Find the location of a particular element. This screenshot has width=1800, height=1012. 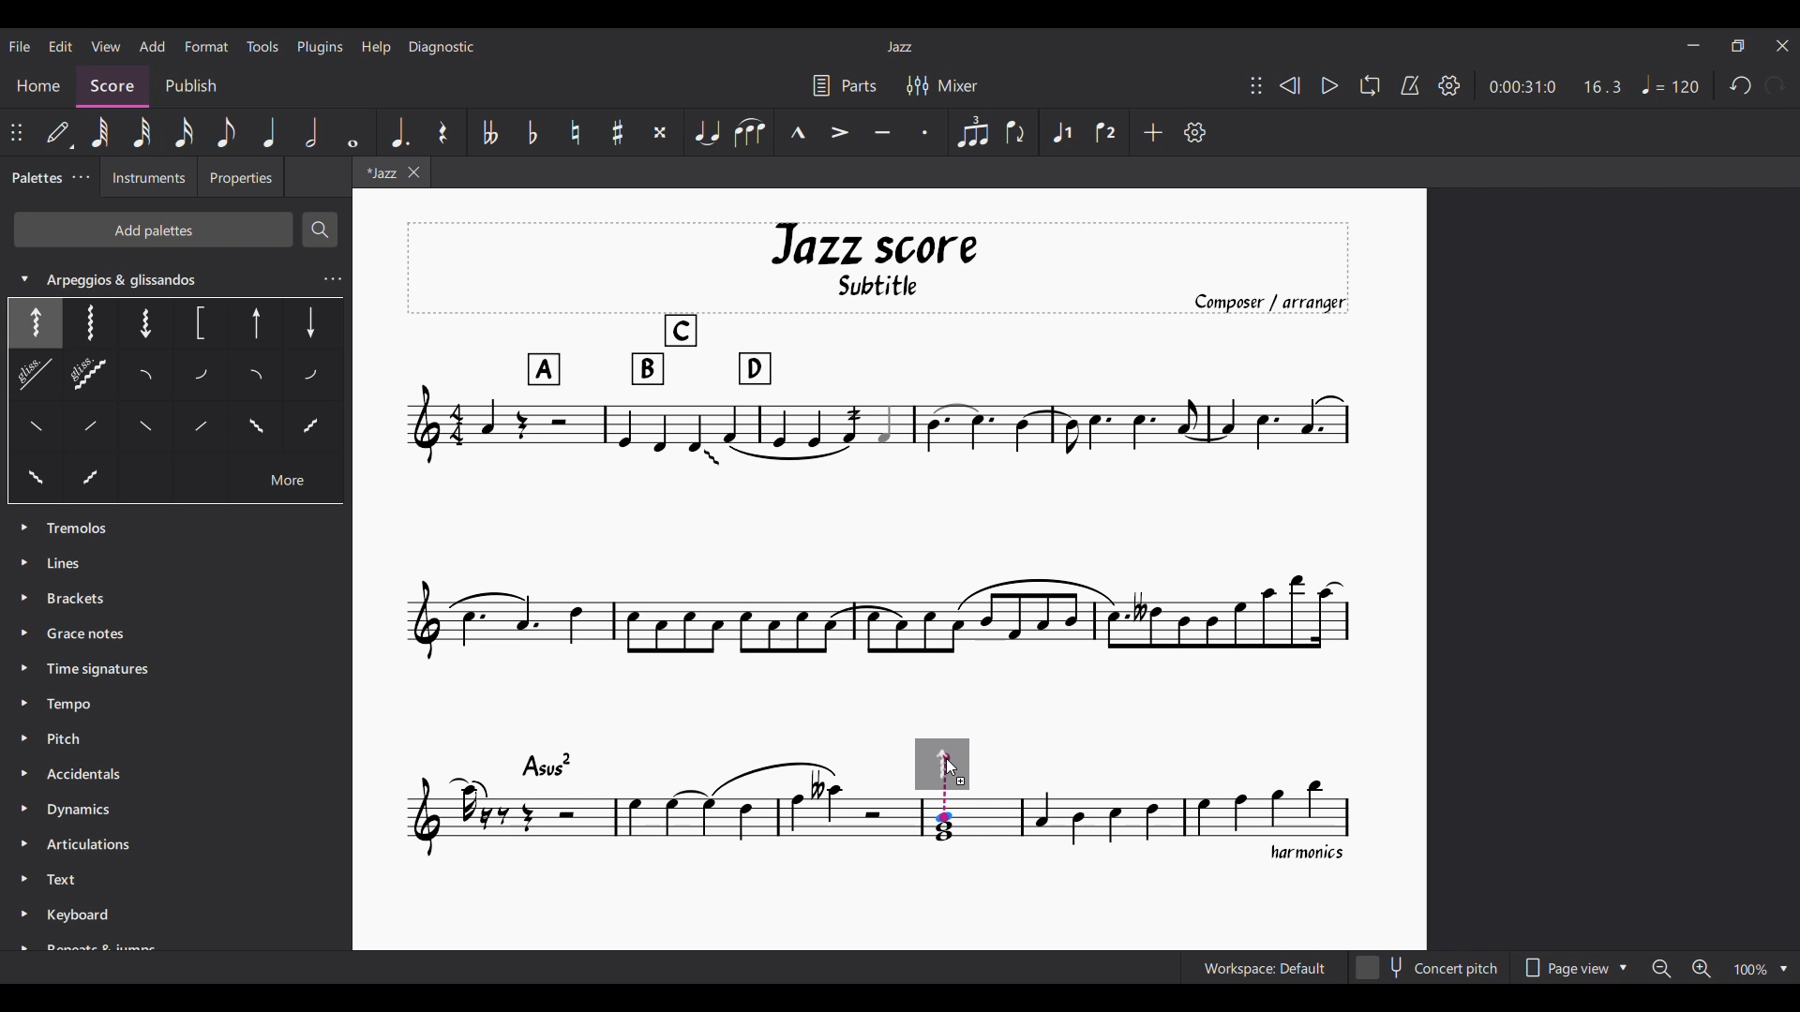

Indicates addition is located at coordinates (961, 781).